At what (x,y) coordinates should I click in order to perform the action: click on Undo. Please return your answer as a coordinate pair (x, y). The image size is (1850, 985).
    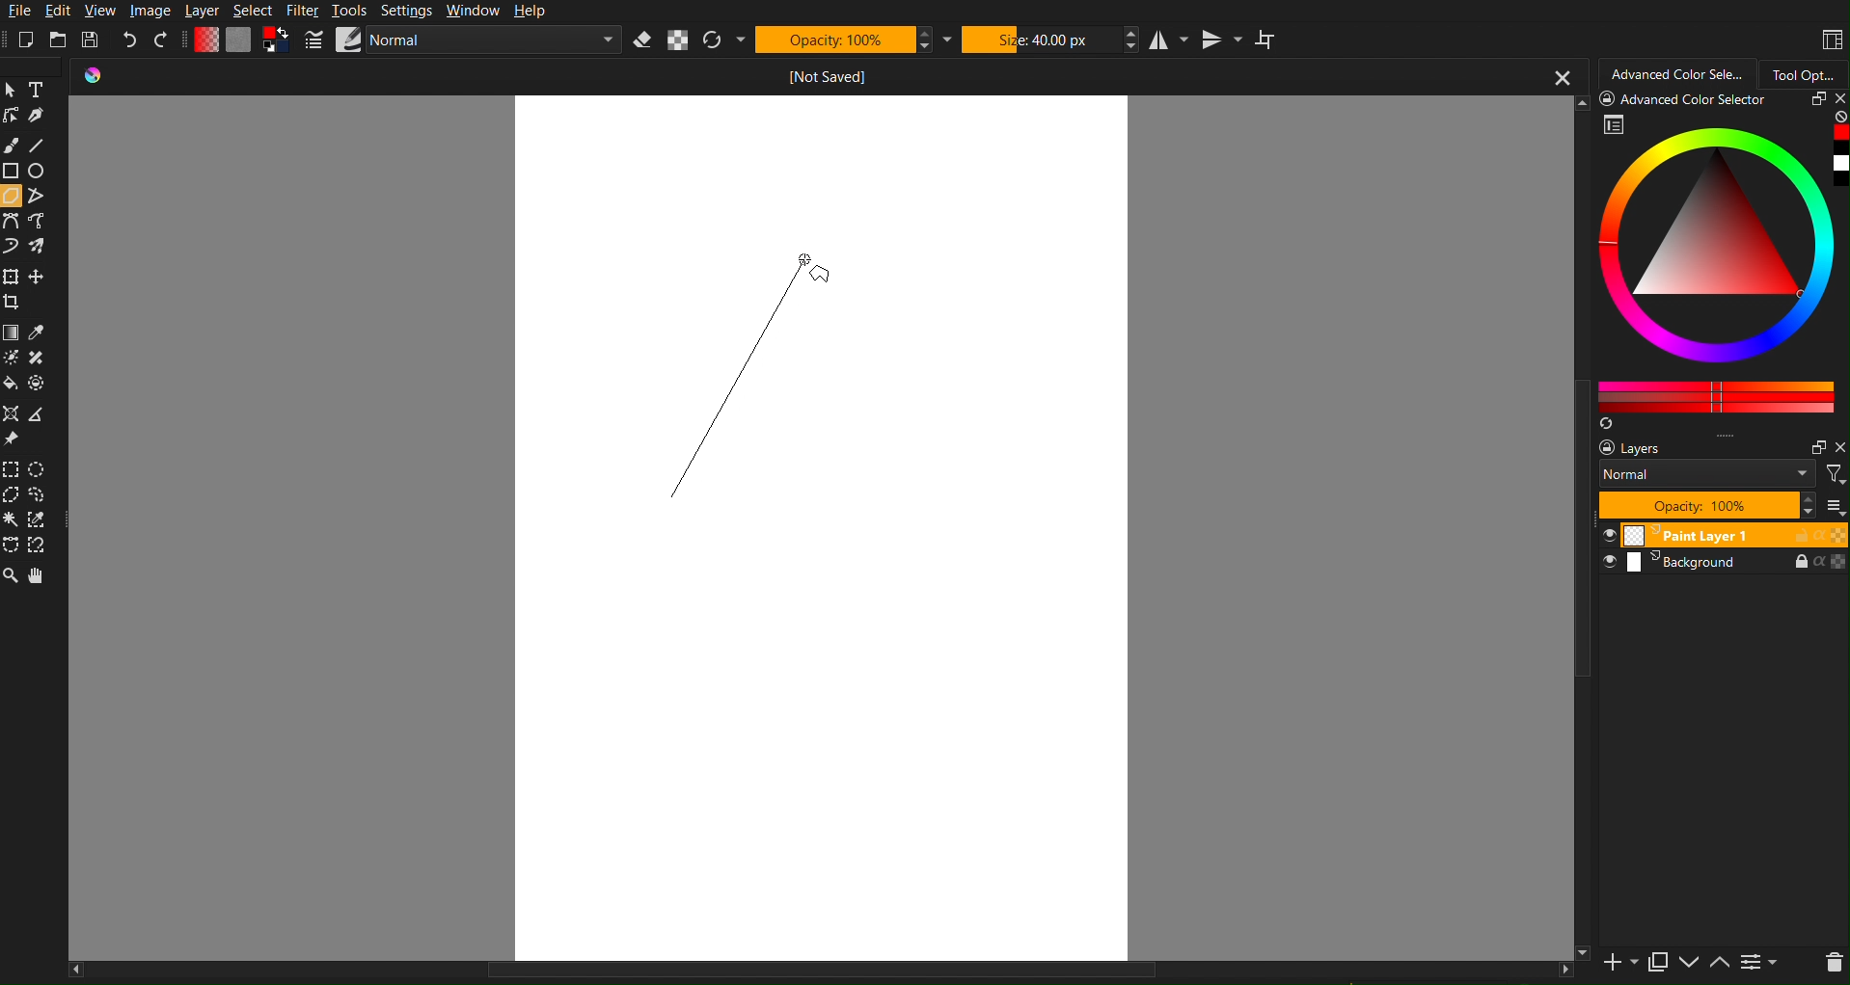
    Looking at the image, I should click on (129, 40).